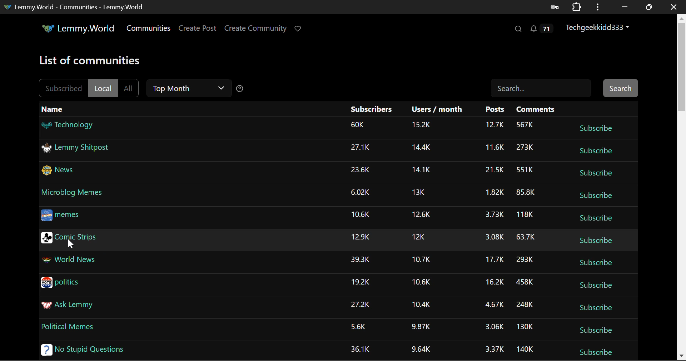 Image resolution: width=686 pixels, height=361 pixels. I want to click on Sorting Help, so click(242, 89).